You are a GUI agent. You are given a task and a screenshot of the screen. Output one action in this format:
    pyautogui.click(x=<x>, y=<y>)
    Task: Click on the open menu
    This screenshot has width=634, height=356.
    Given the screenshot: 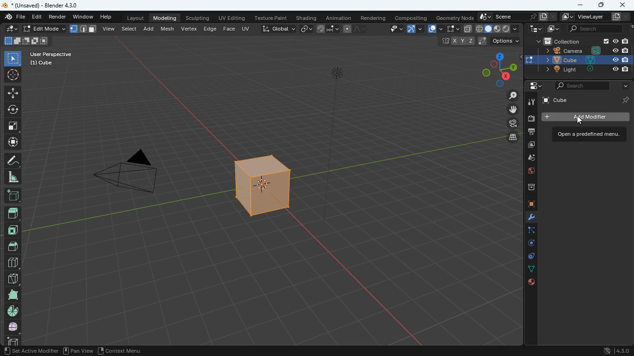 What is the action you would take?
    pyautogui.click(x=588, y=135)
    